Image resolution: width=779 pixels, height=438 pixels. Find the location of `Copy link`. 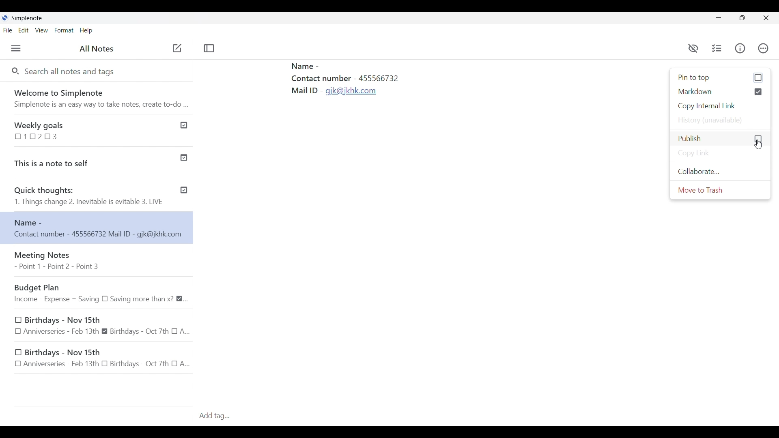

Copy link is located at coordinates (720, 153).